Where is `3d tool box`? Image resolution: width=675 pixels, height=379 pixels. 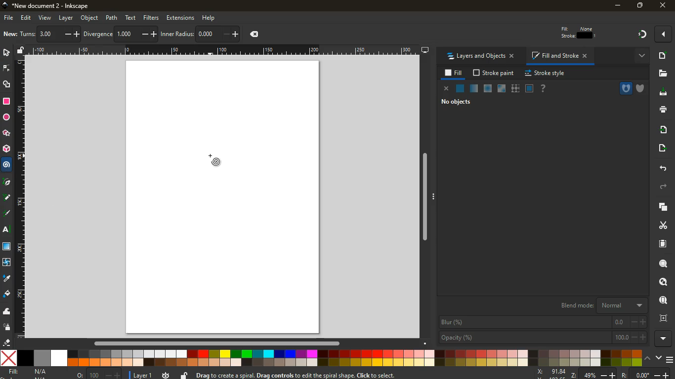 3d tool box is located at coordinates (6, 149).